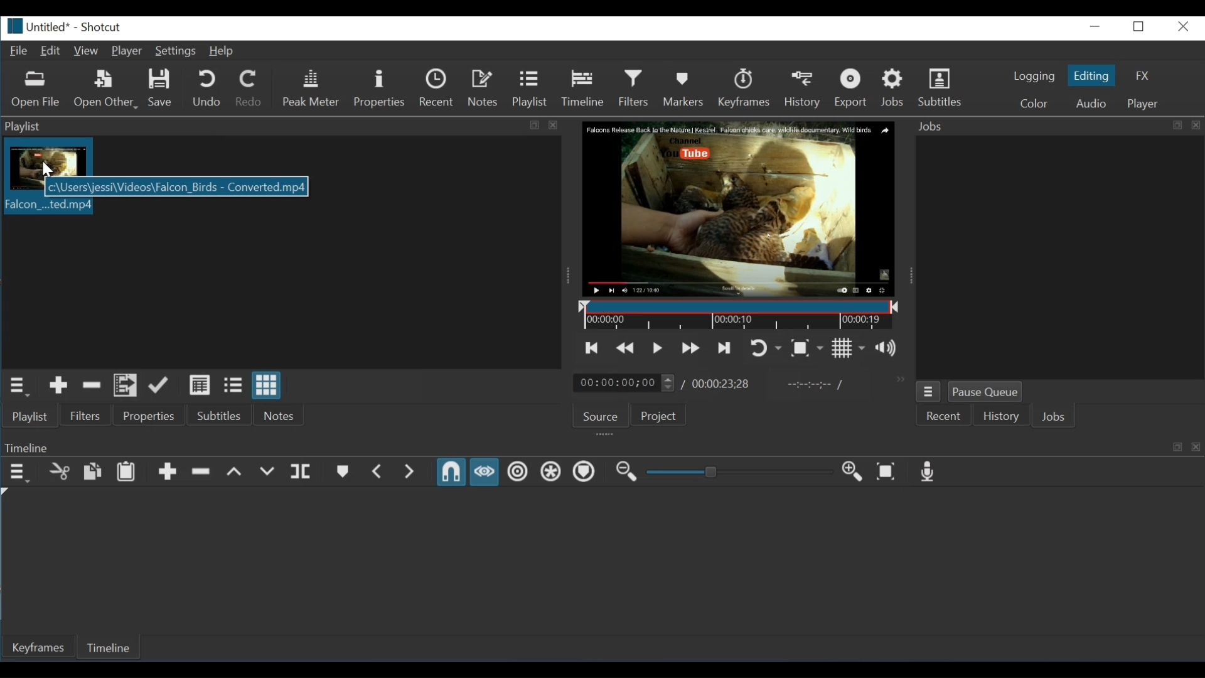 The height and width of the screenshot is (678, 1205). Describe the element at coordinates (741, 316) in the screenshot. I see `Timeline` at that location.